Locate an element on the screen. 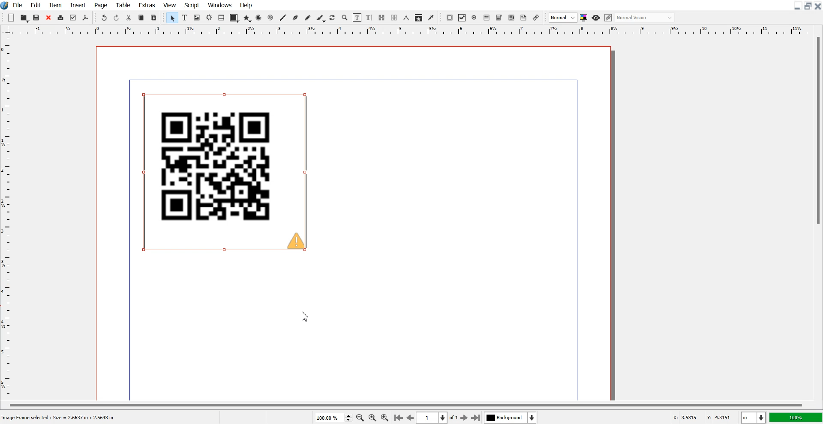 The image size is (823, 424). Text Annotation is located at coordinates (524, 18).